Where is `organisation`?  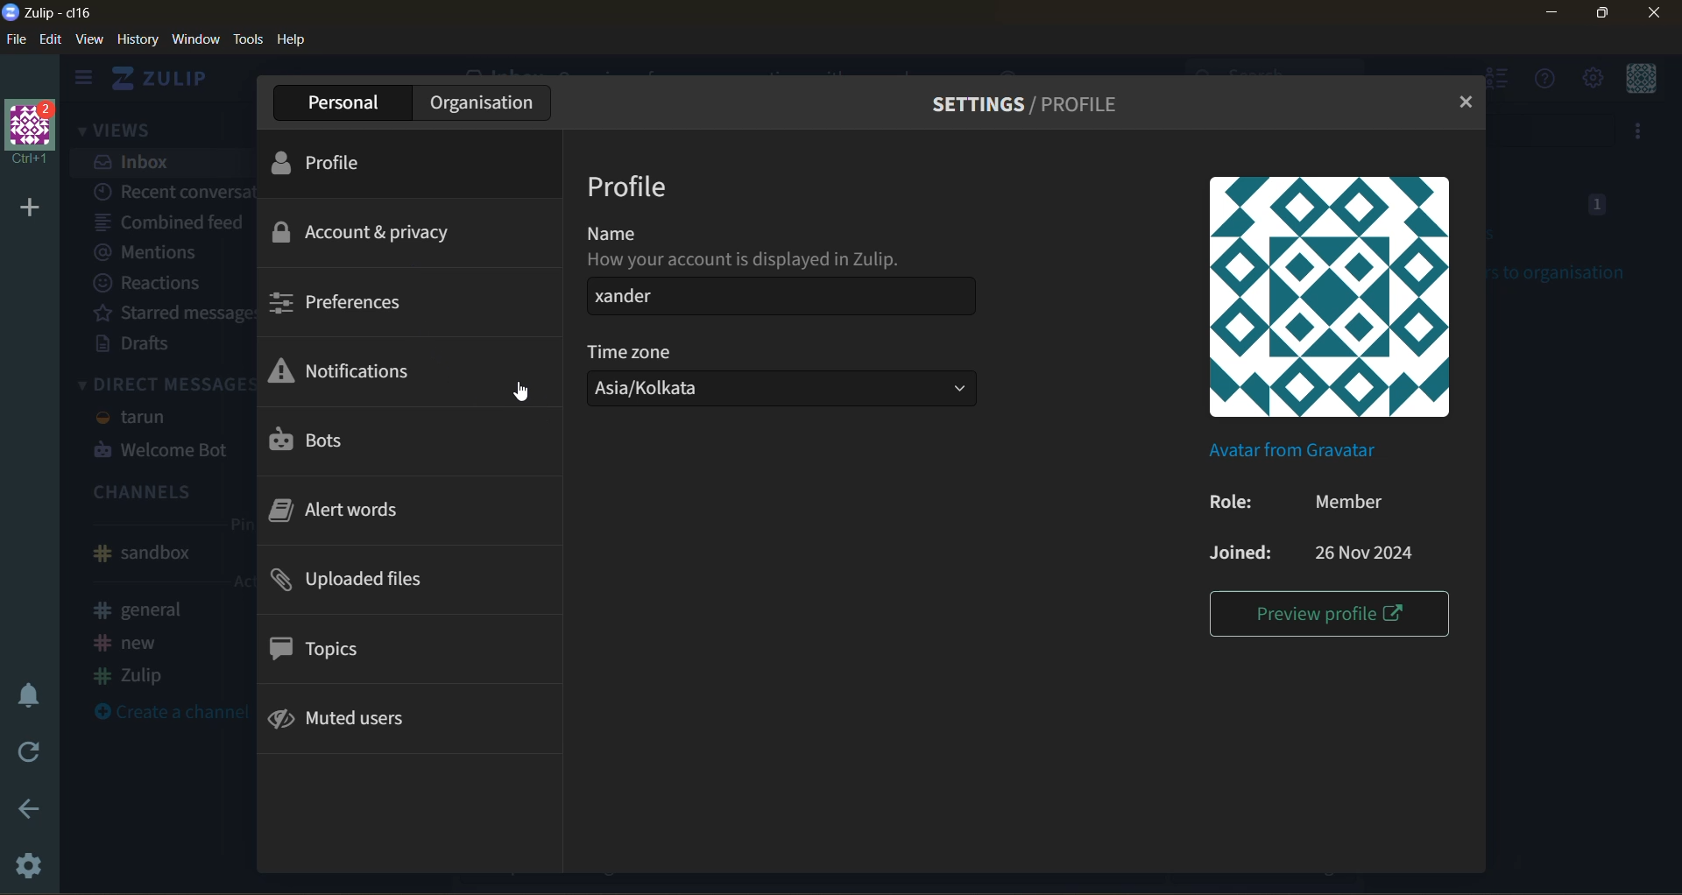
organisation is located at coordinates (478, 103).